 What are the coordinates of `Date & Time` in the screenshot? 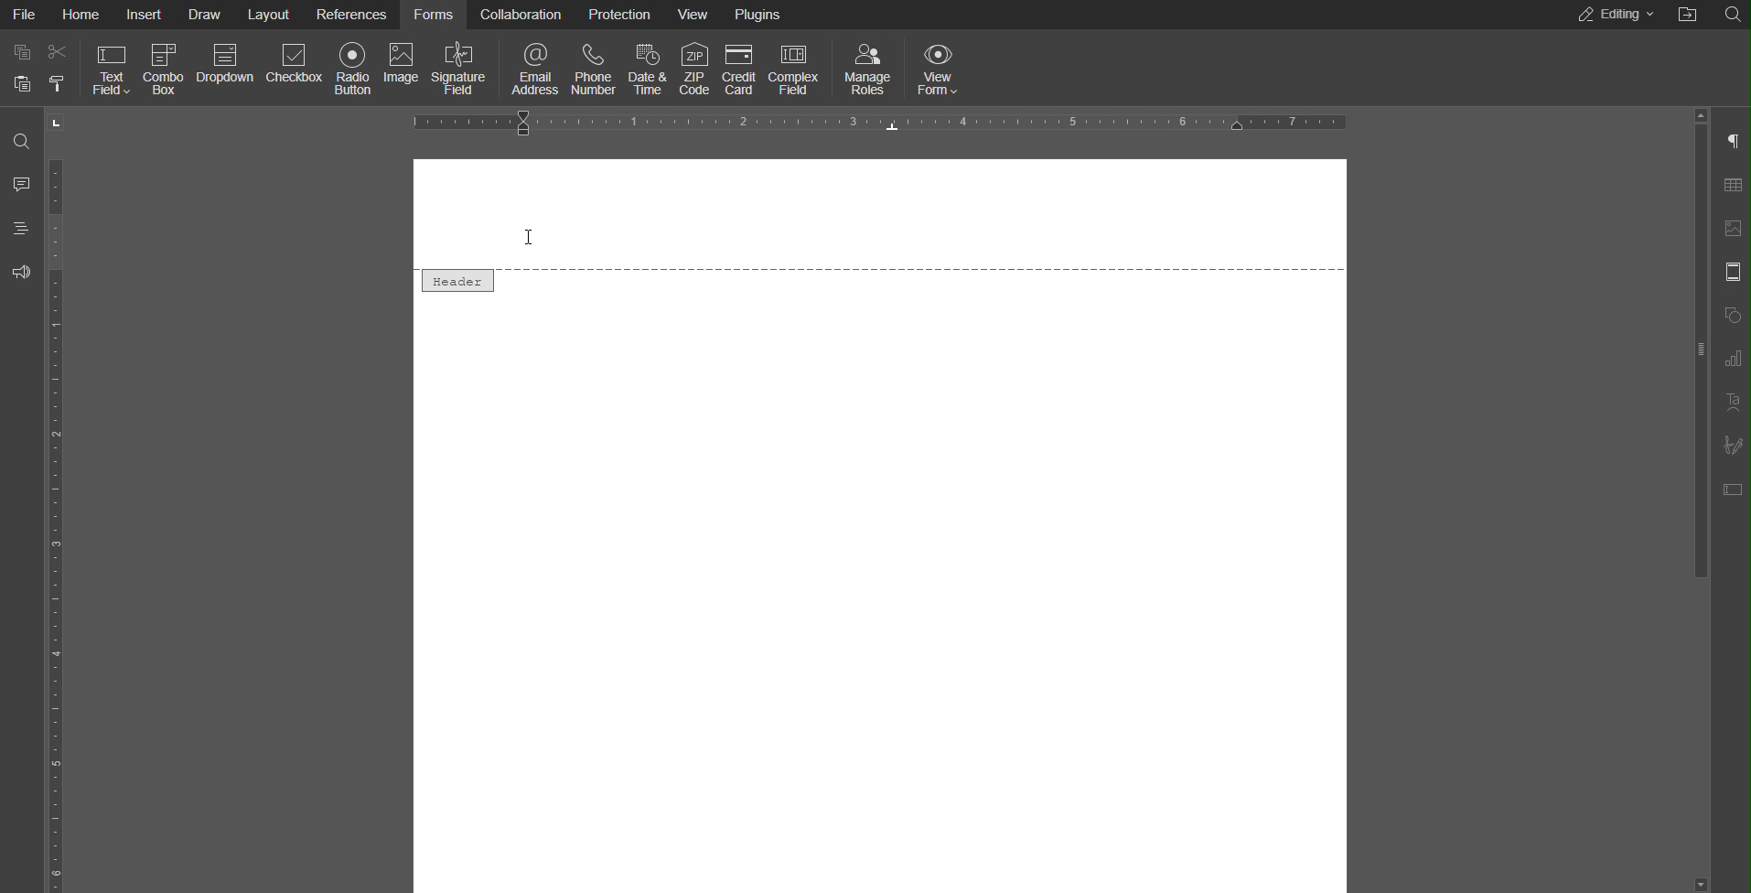 It's located at (649, 65).